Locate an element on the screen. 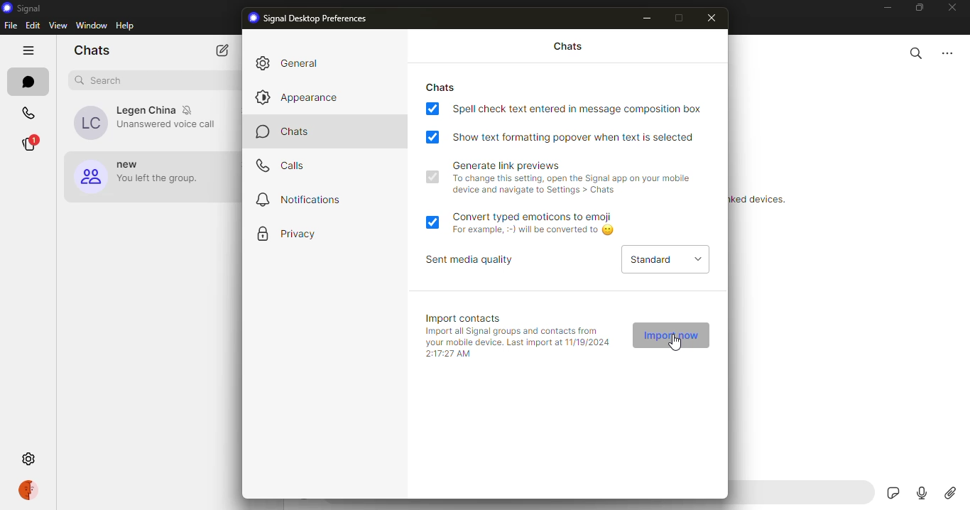 This screenshot has height=510, width=970. chats is located at coordinates (288, 132).